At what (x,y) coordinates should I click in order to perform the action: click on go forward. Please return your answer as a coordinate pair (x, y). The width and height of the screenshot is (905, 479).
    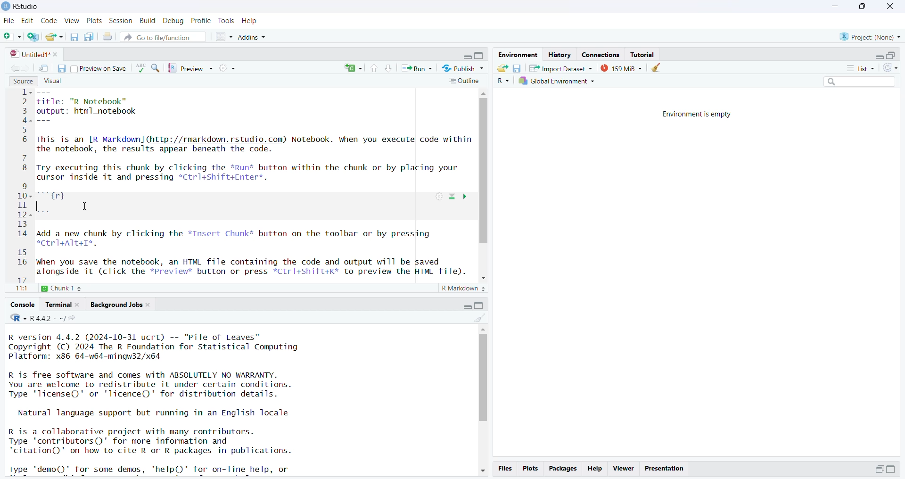
    Looking at the image, I should click on (28, 67).